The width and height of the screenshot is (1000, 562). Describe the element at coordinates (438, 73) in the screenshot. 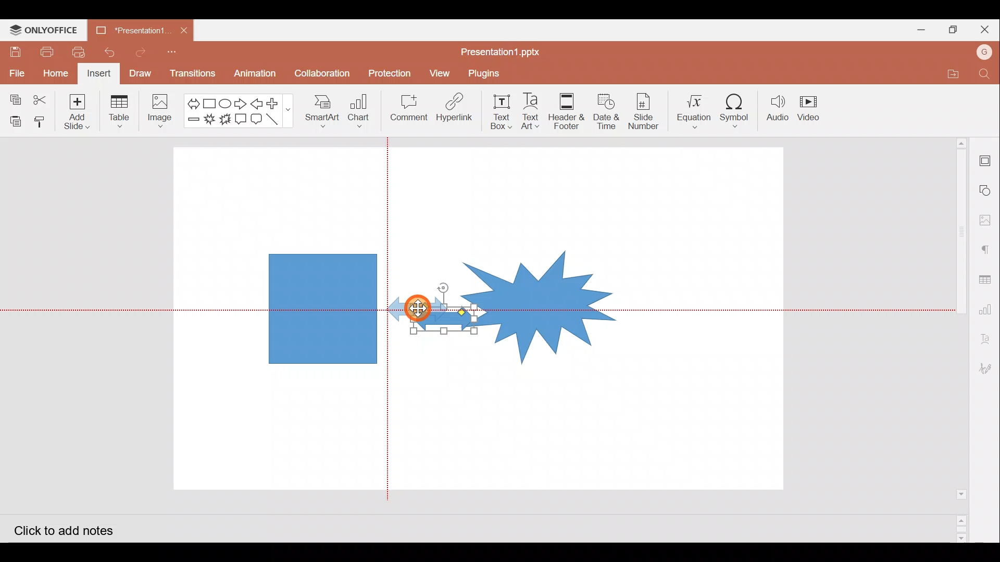

I see `View` at that location.